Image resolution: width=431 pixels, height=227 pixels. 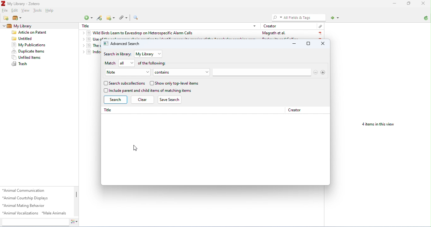 I want to click on cursor, so click(x=136, y=147).